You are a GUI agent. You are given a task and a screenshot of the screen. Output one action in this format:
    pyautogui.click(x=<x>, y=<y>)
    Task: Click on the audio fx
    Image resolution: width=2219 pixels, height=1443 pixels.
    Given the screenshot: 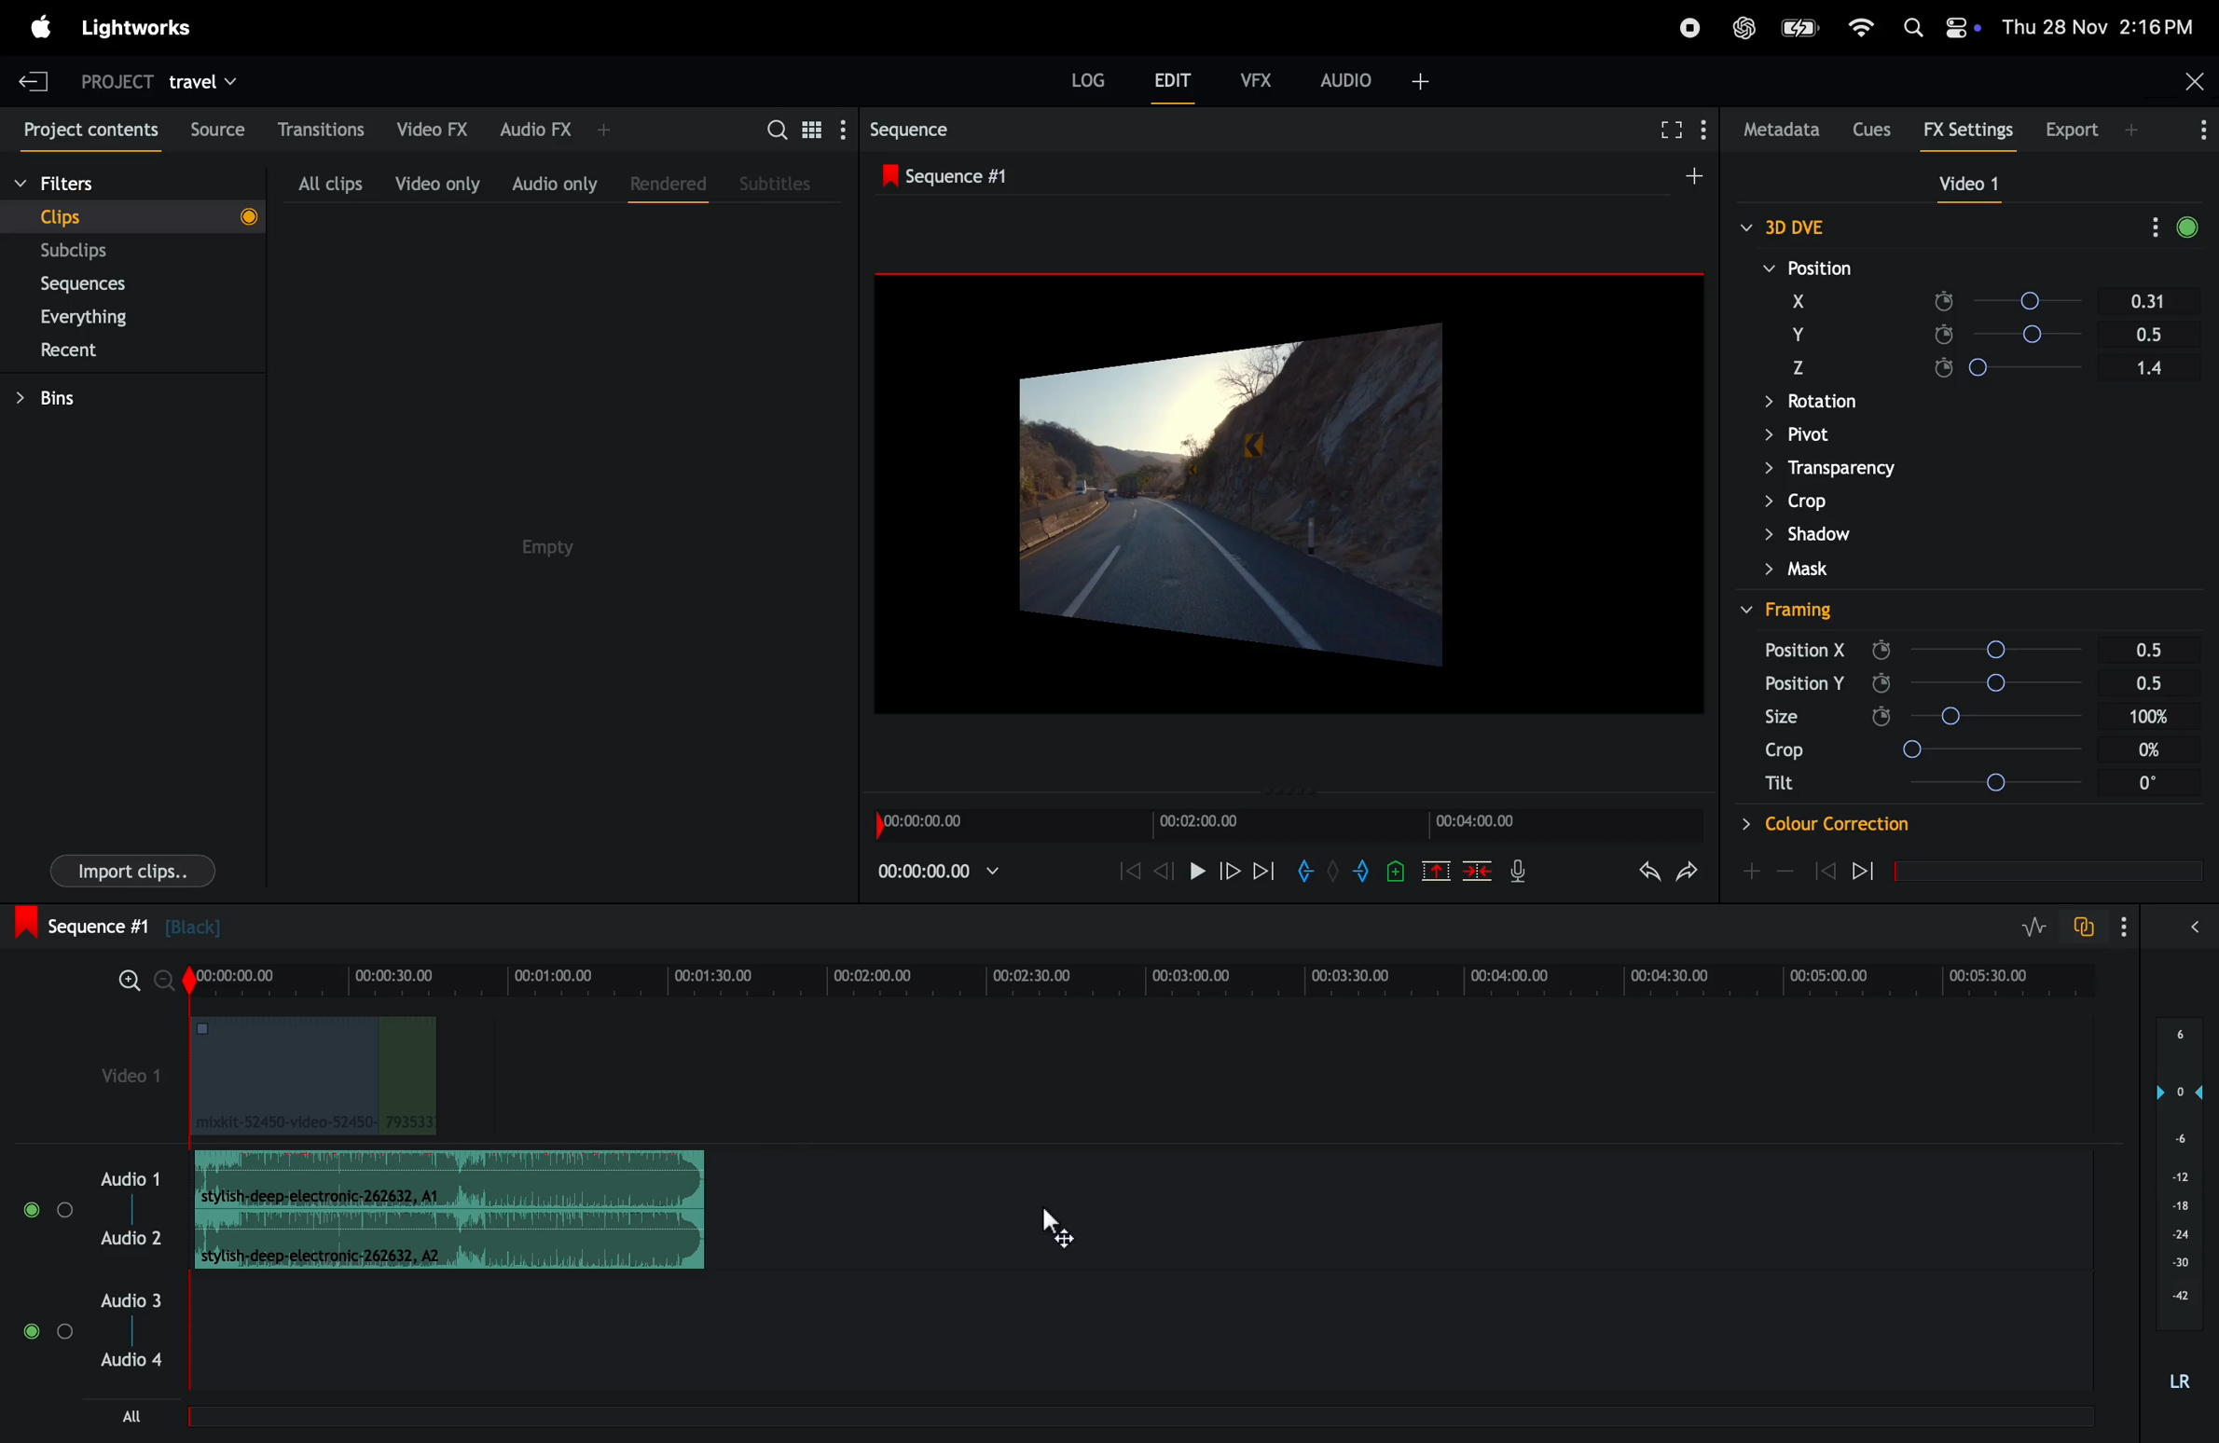 What is the action you would take?
    pyautogui.click(x=554, y=127)
    